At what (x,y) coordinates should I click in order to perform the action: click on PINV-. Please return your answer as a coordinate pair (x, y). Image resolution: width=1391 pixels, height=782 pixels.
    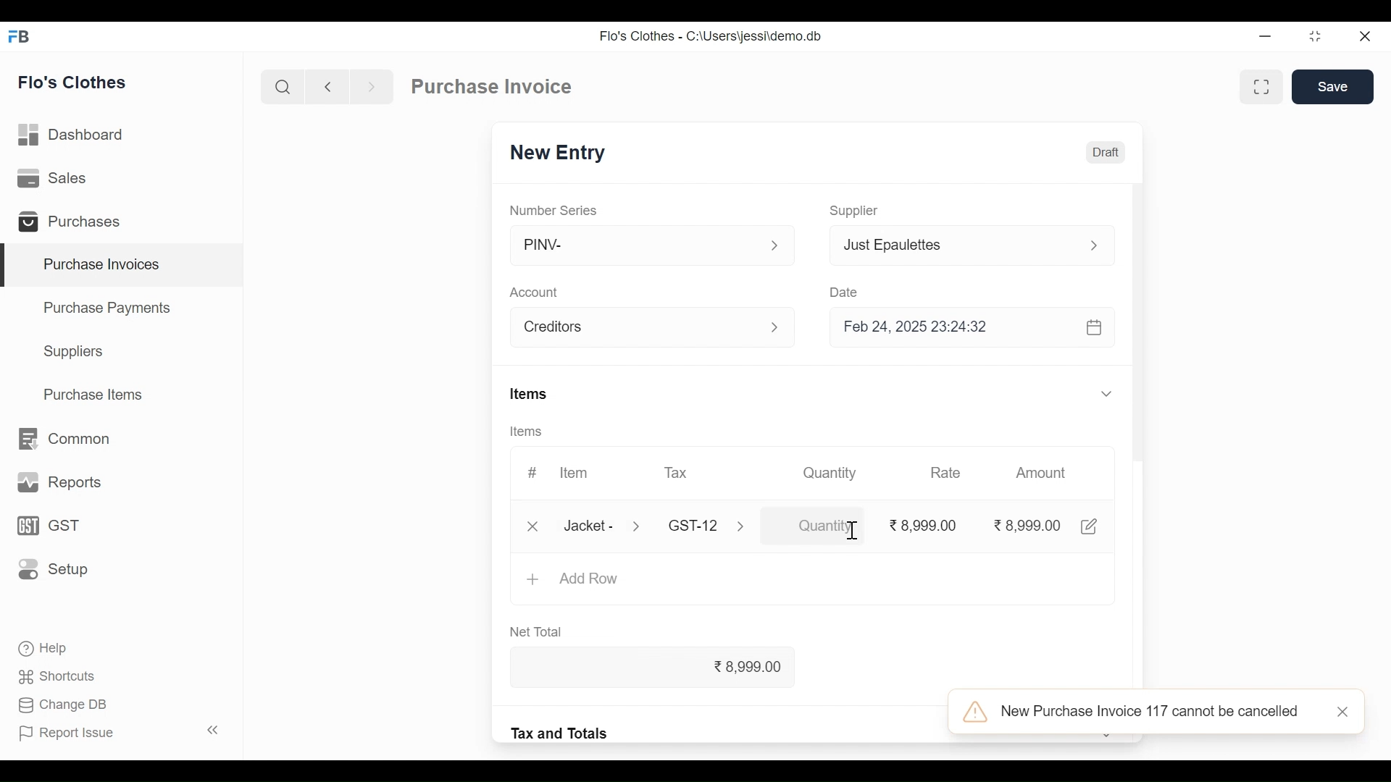
    Looking at the image, I should click on (638, 245).